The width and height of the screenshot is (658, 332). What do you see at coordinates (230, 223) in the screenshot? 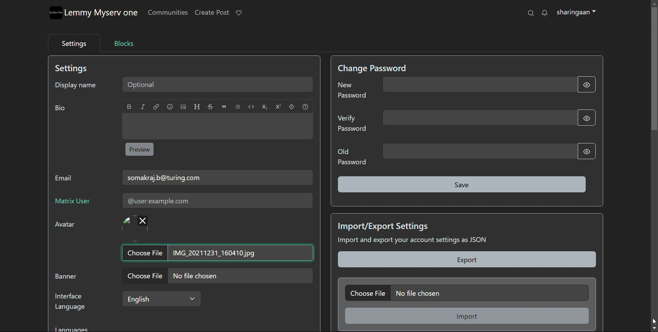
I see `choose file for avatar` at bounding box center [230, 223].